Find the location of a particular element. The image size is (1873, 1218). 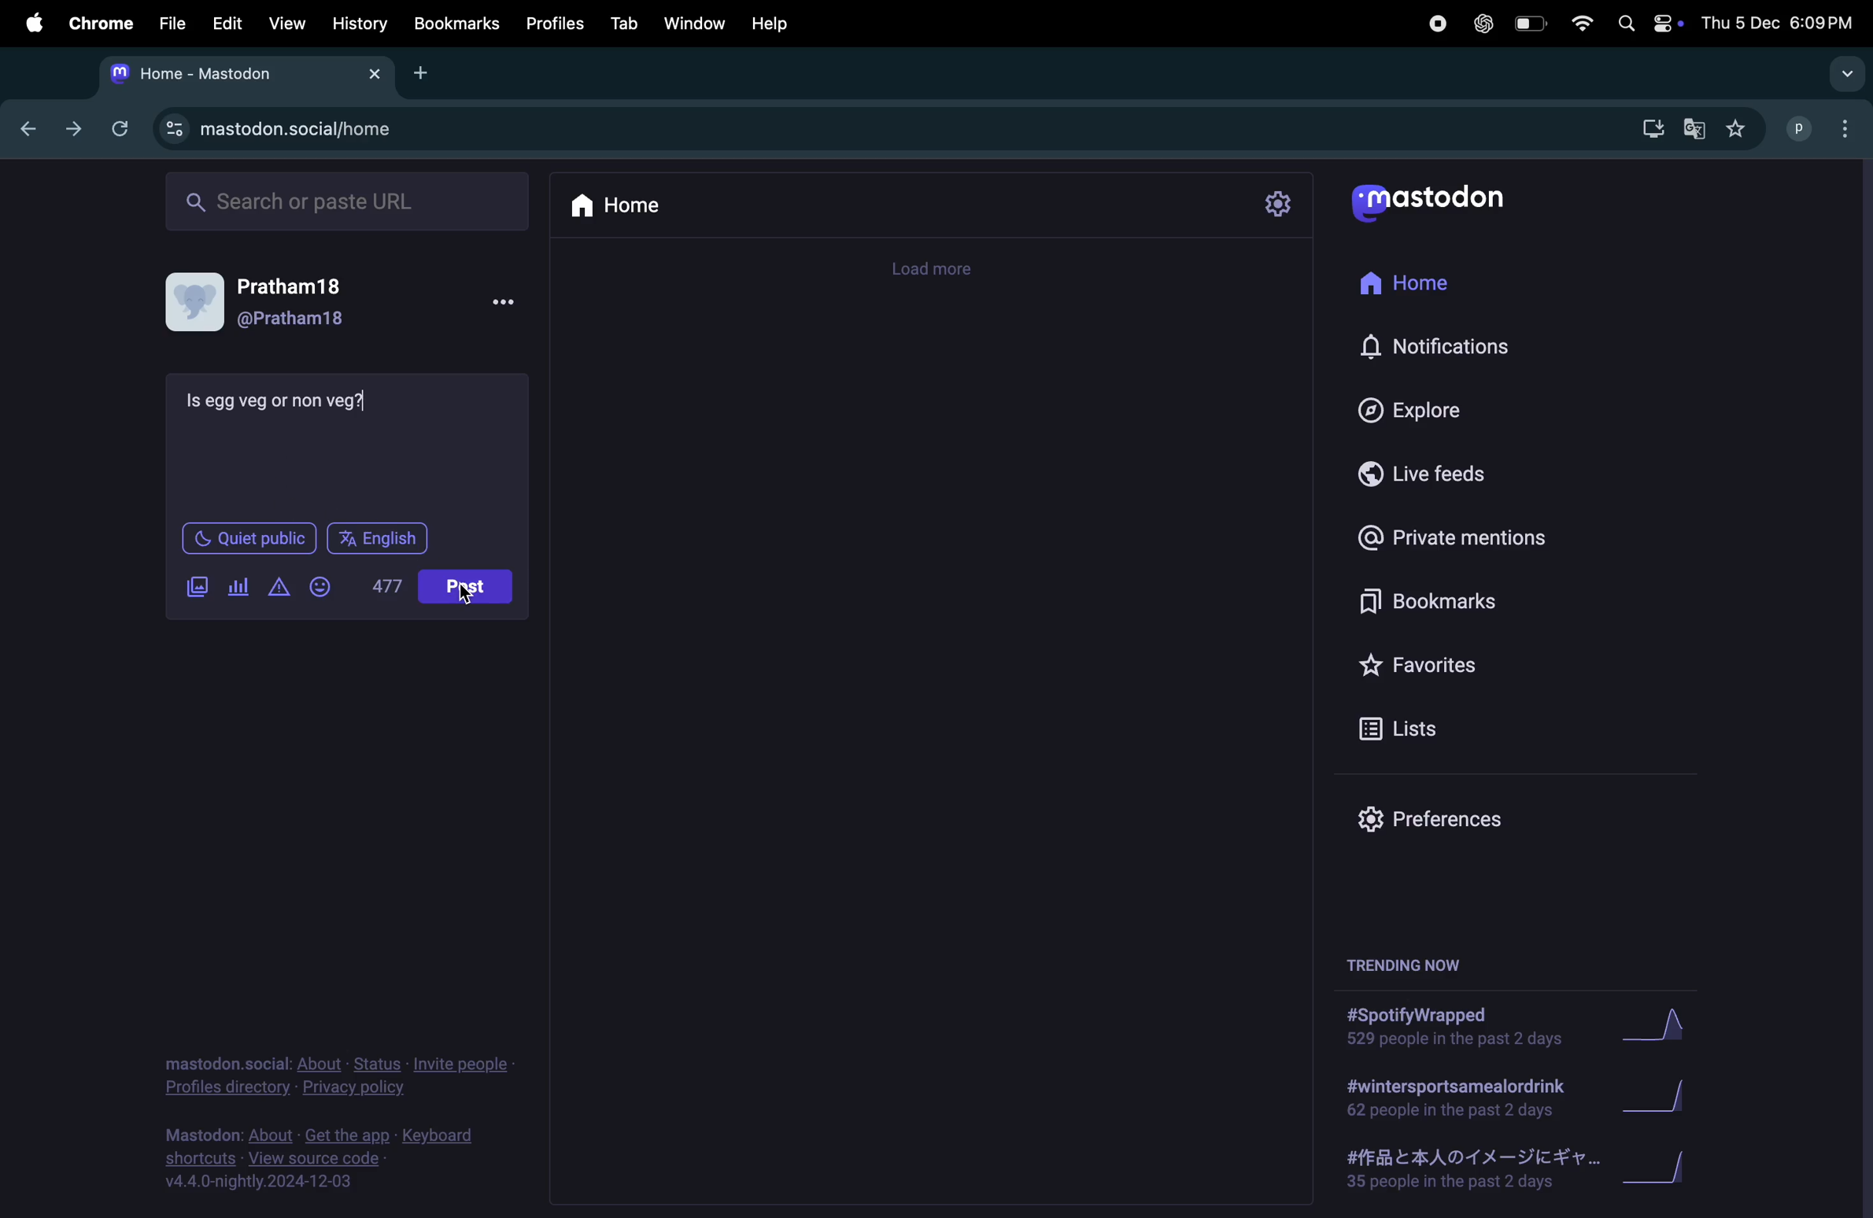

edit is located at coordinates (229, 24).